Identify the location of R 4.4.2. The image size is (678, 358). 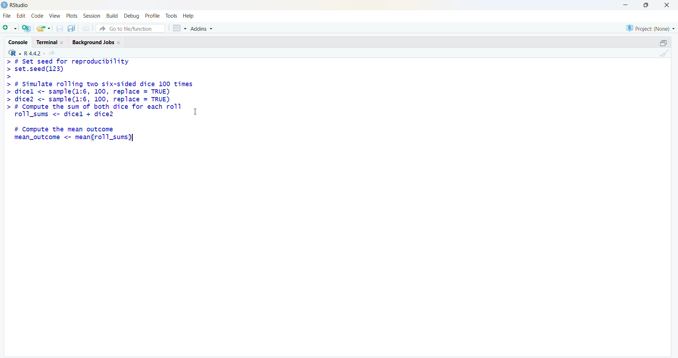
(35, 54).